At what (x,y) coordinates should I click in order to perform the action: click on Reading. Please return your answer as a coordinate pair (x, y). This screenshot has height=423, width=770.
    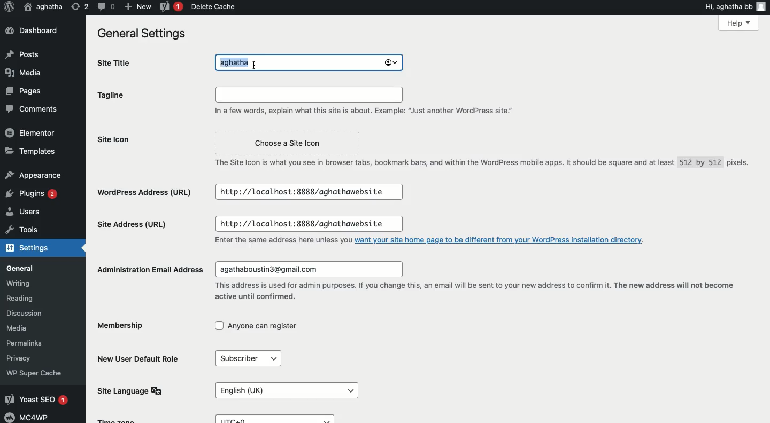
    Looking at the image, I should click on (20, 299).